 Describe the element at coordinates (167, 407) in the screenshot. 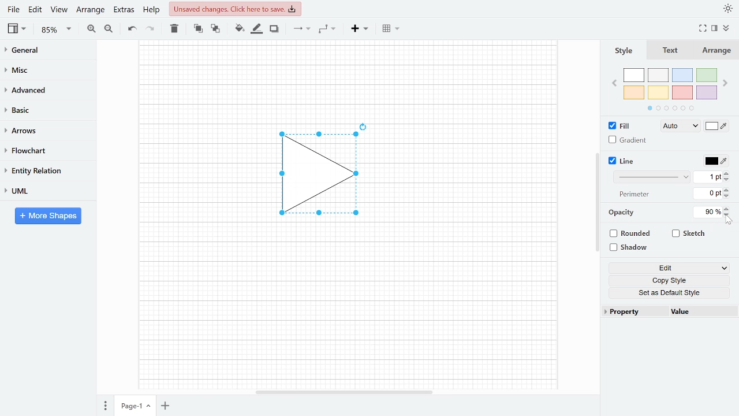

I see `Add page` at that location.